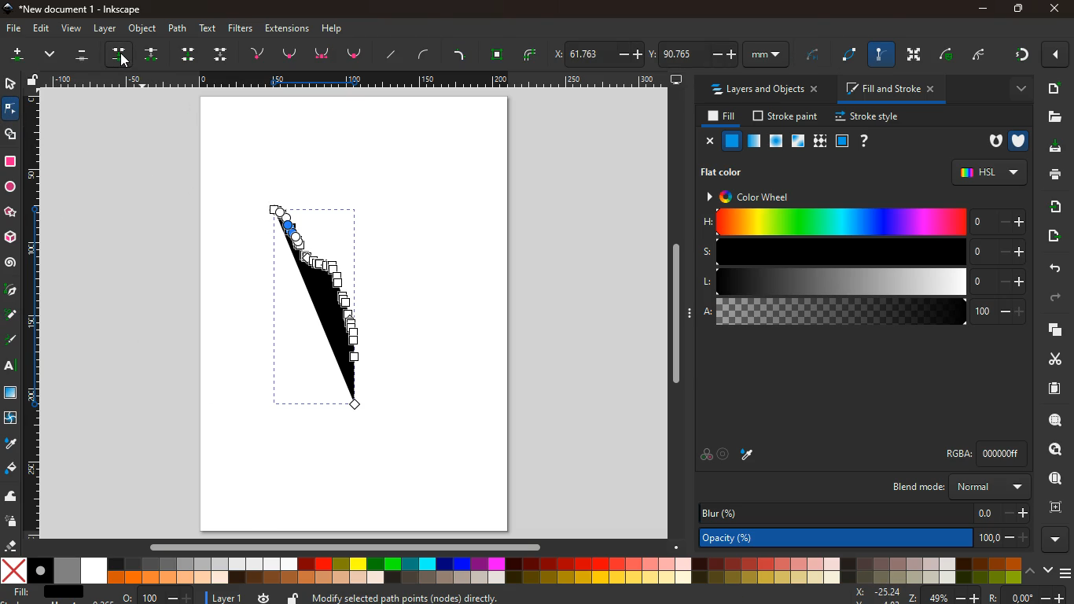  I want to click on layers and objects, so click(763, 89).